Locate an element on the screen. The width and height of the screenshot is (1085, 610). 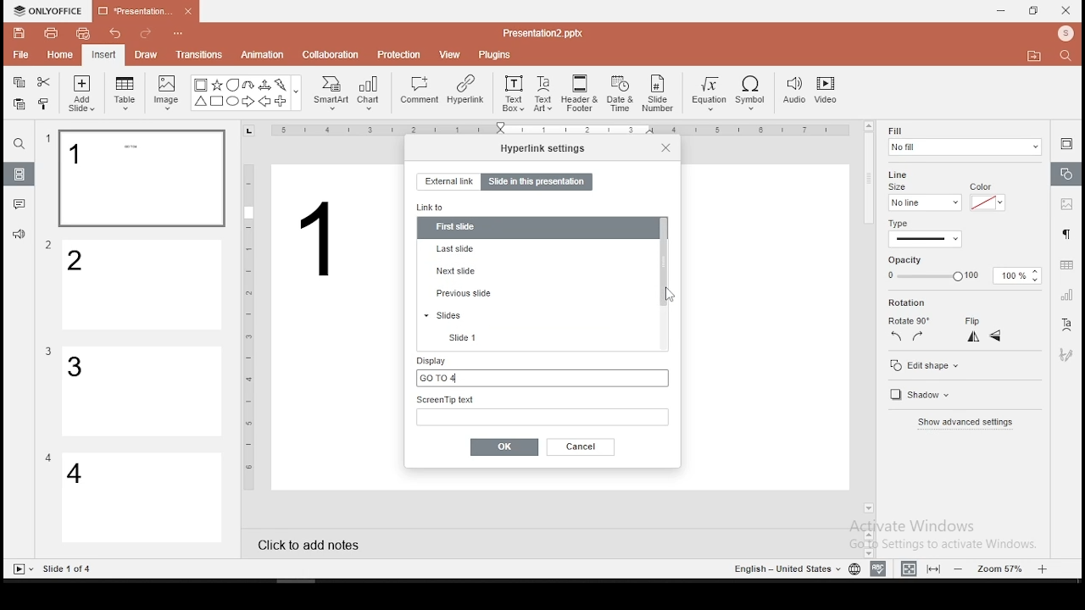
click to add notes is located at coordinates (314, 543).